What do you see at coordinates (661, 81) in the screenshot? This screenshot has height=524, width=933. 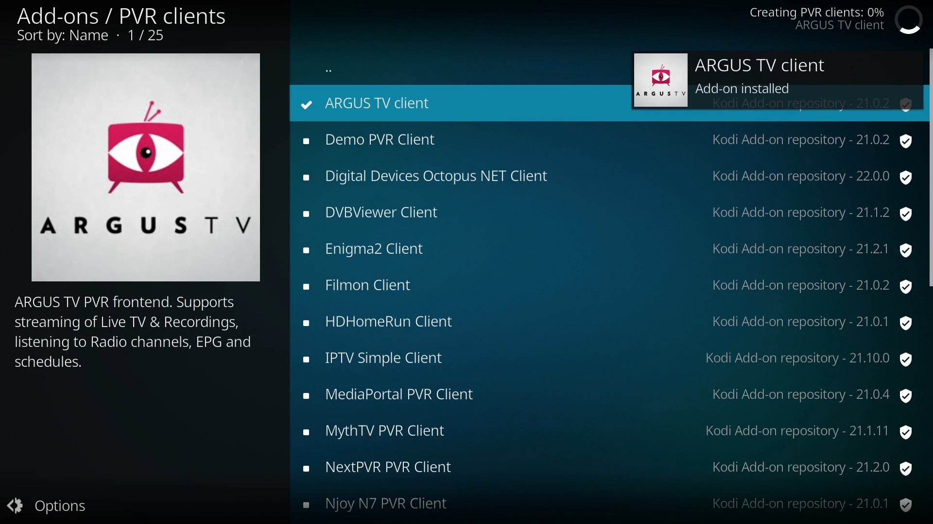 I see `ARGUSTYV` at bounding box center [661, 81].